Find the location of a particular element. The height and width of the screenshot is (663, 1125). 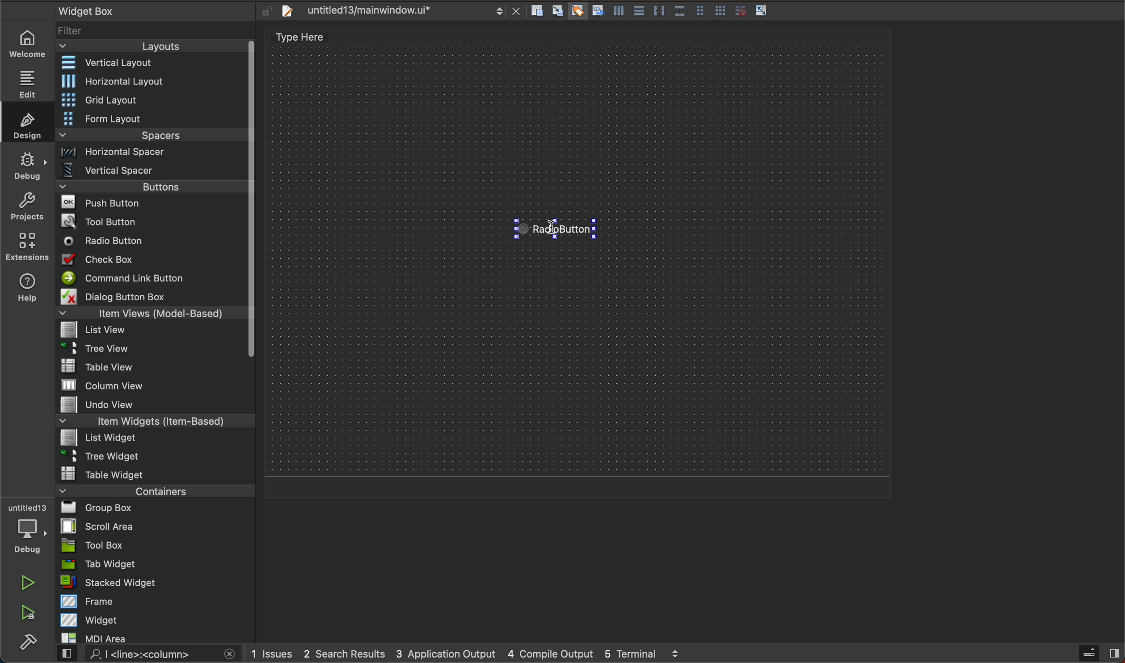

vertical spacer is located at coordinates (152, 172).